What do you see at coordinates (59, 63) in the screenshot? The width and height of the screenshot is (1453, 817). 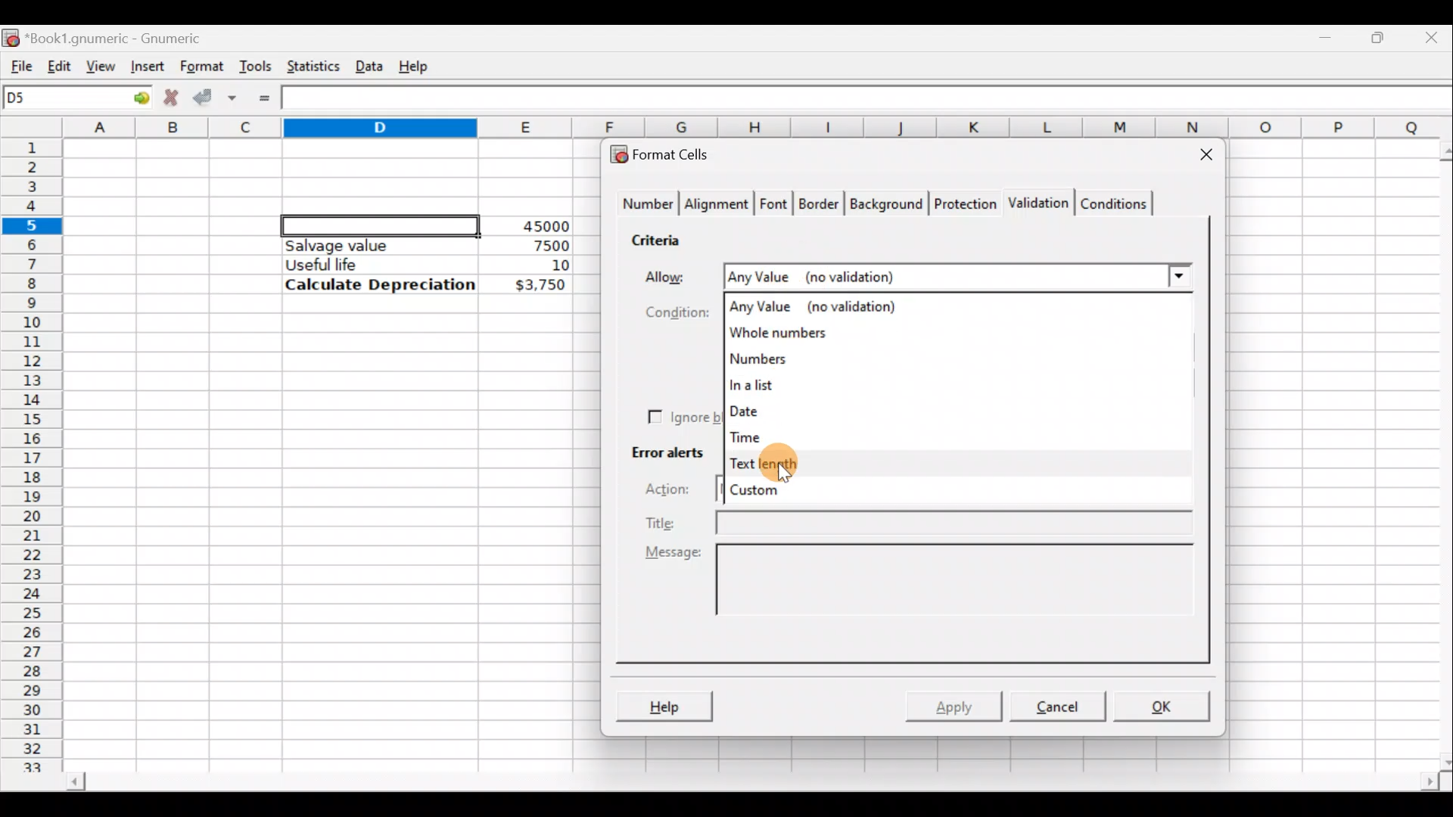 I see `Edit` at bounding box center [59, 63].